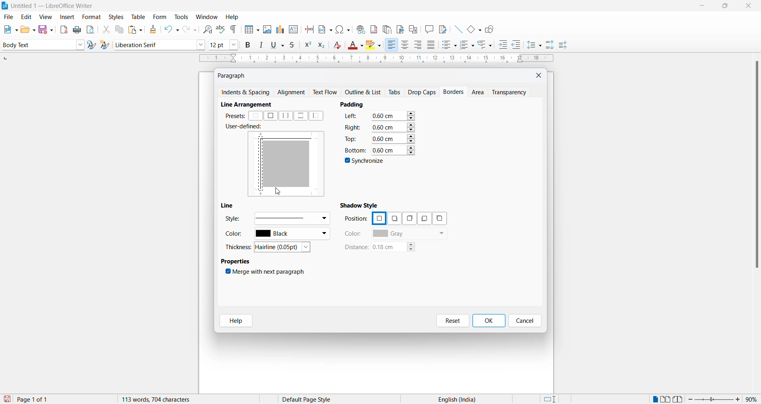 This screenshot has height=404, width=761. Describe the element at coordinates (289, 166) in the screenshot. I see `paragraph mapping` at that location.